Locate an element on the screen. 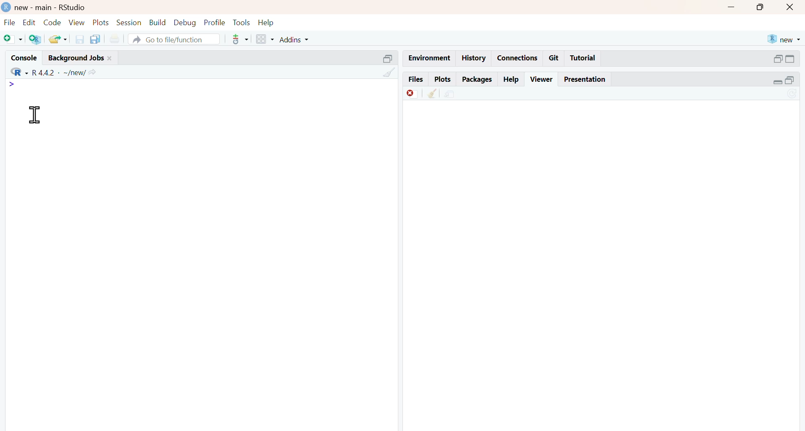 The image size is (805, 431). Environment  is located at coordinates (430, 58).